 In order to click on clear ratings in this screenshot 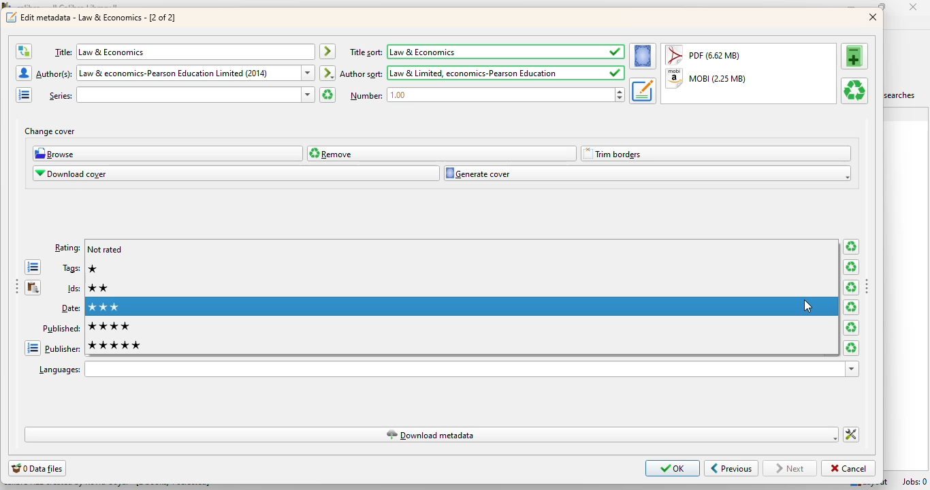, I will do `click(851, 247)`.